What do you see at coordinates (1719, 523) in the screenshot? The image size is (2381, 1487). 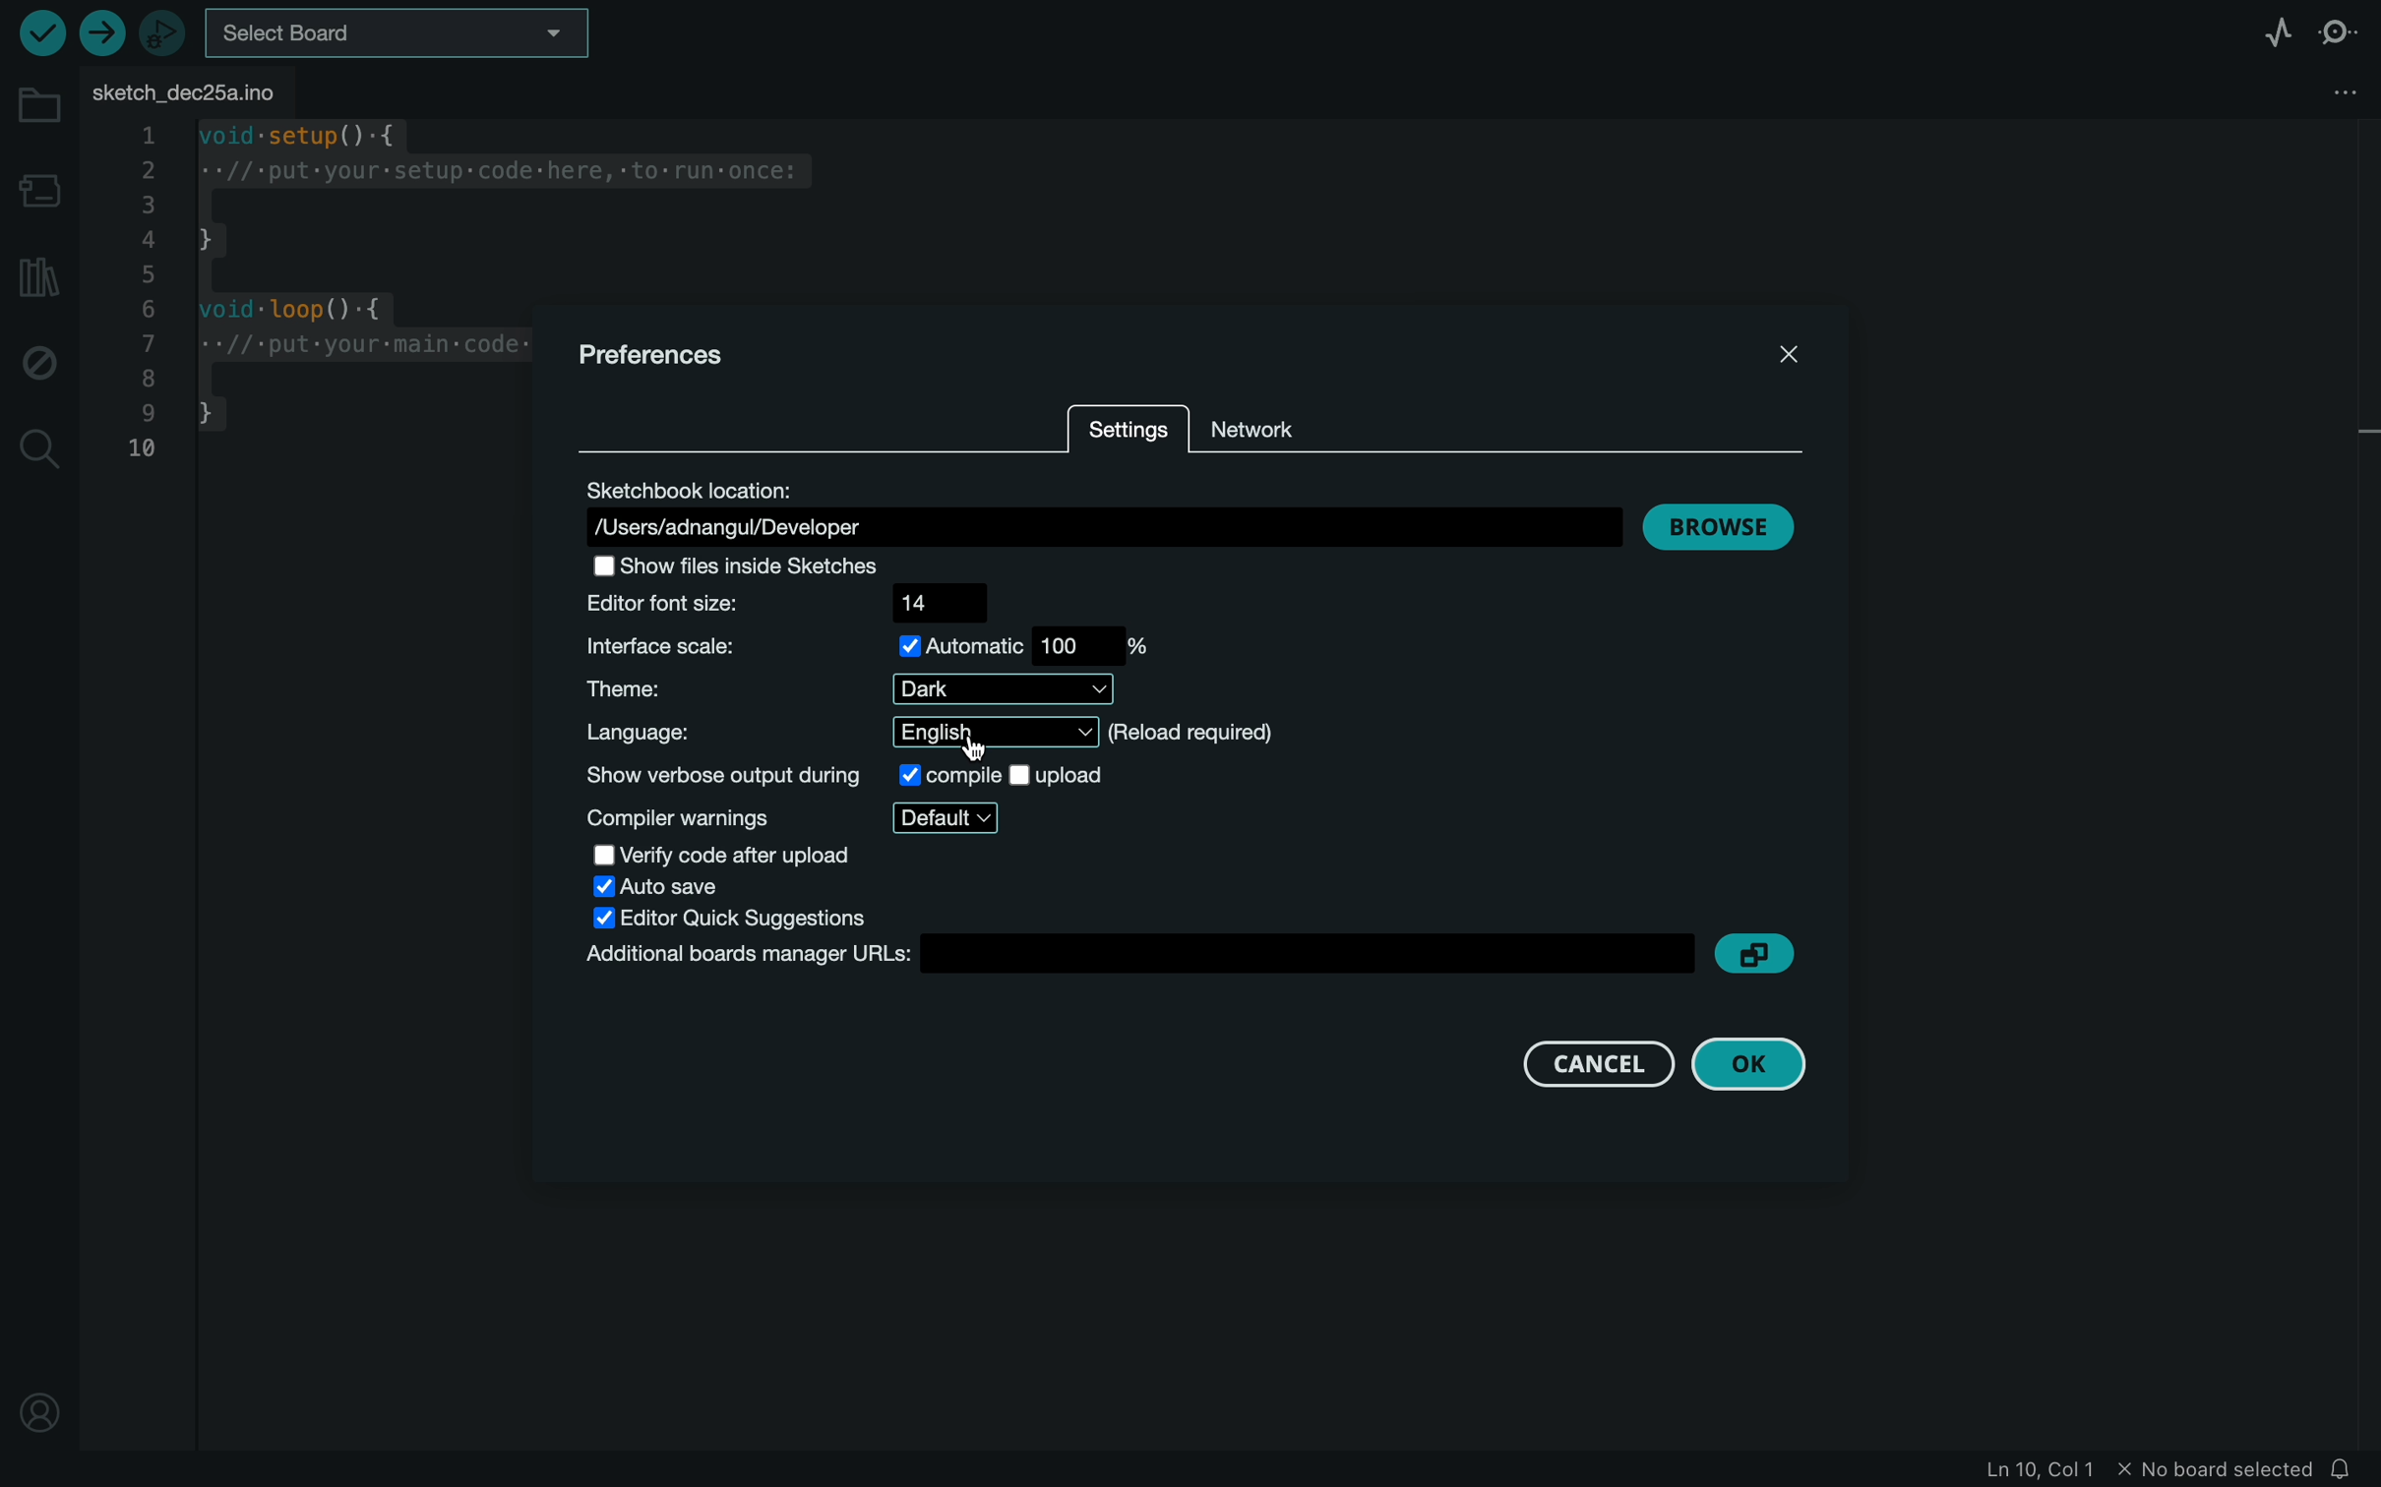 I see `browse` at bounding box center [1719, 523].